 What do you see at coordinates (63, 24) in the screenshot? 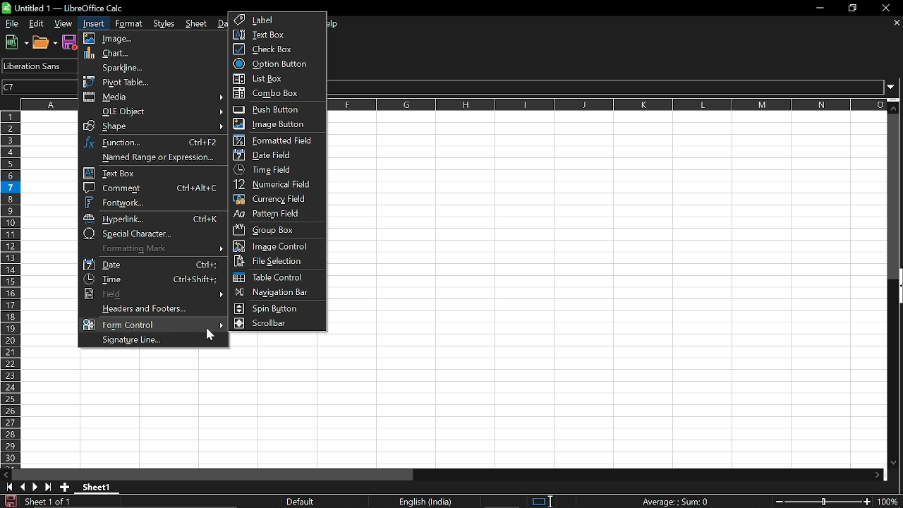
I see `View` at bounding box center [63, 24].